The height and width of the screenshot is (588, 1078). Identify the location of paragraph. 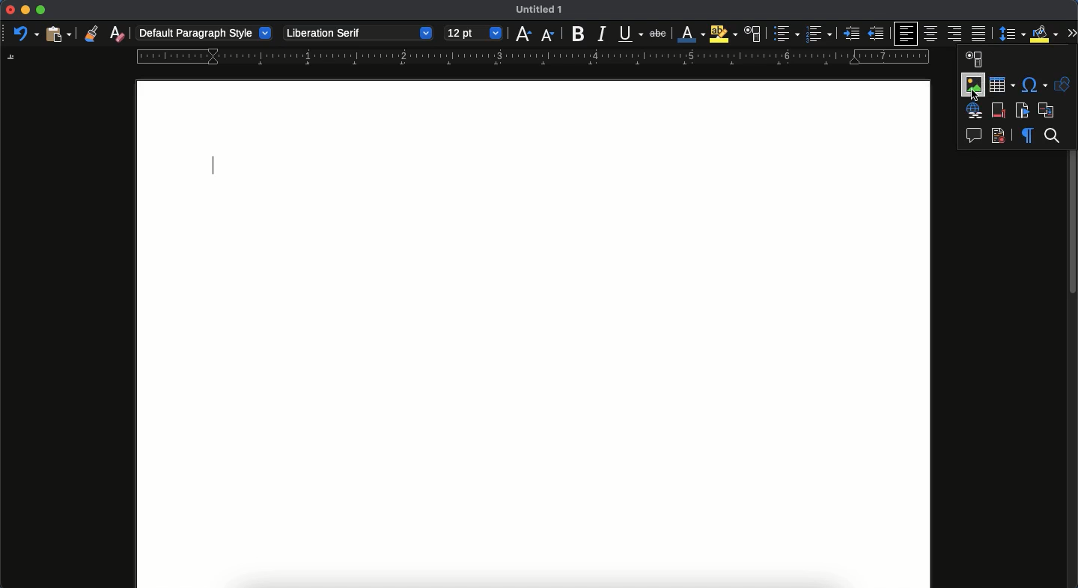
(973, 58).